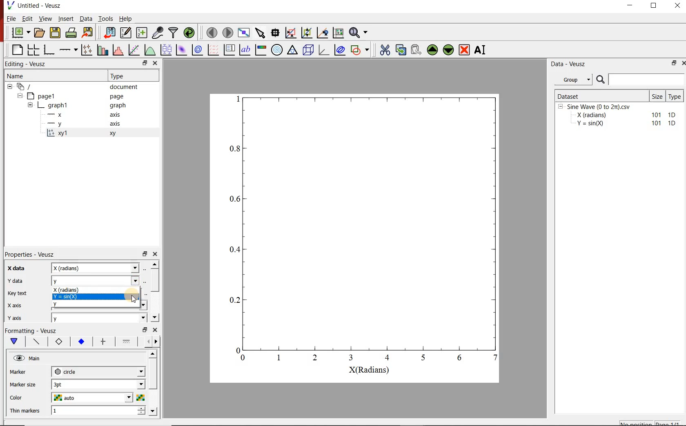 The width and height of the screenshot is (686, 426). I want to click on Base graph, so click(49, 50).